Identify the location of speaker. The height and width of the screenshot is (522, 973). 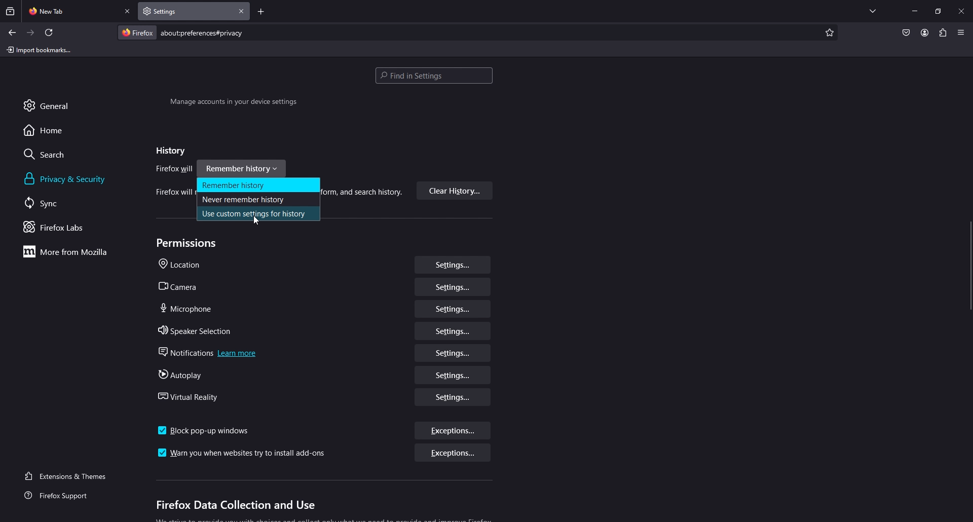
(198, 331).